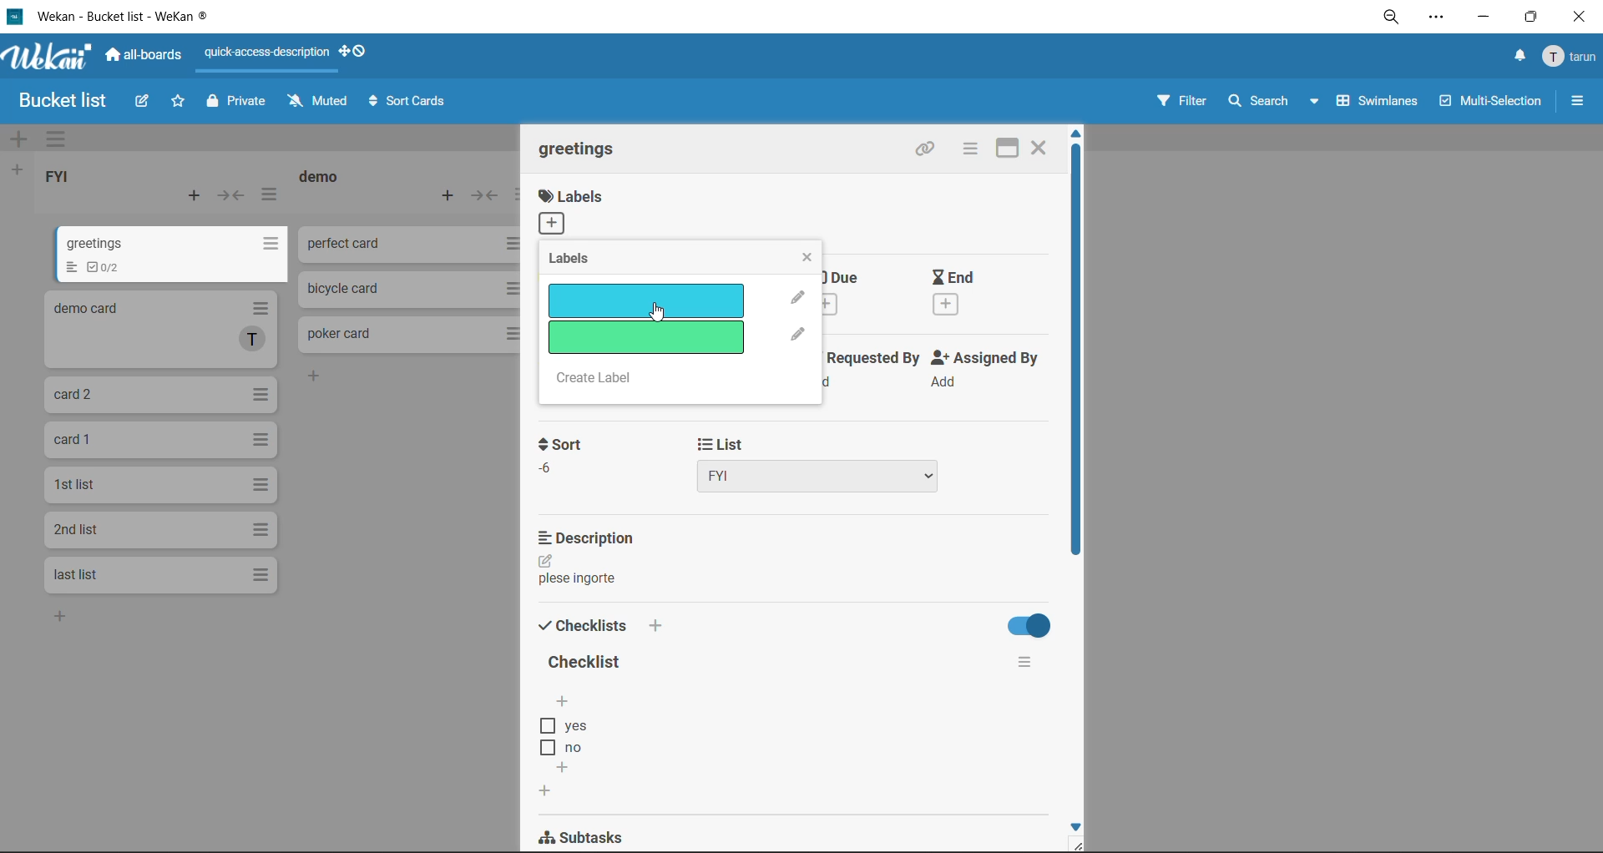 The height and width of the screenshot is (853, 1603). What do you see at coordinates (607, 380) in the screenshot?
I see `create label` at bounding box center [607, 380].